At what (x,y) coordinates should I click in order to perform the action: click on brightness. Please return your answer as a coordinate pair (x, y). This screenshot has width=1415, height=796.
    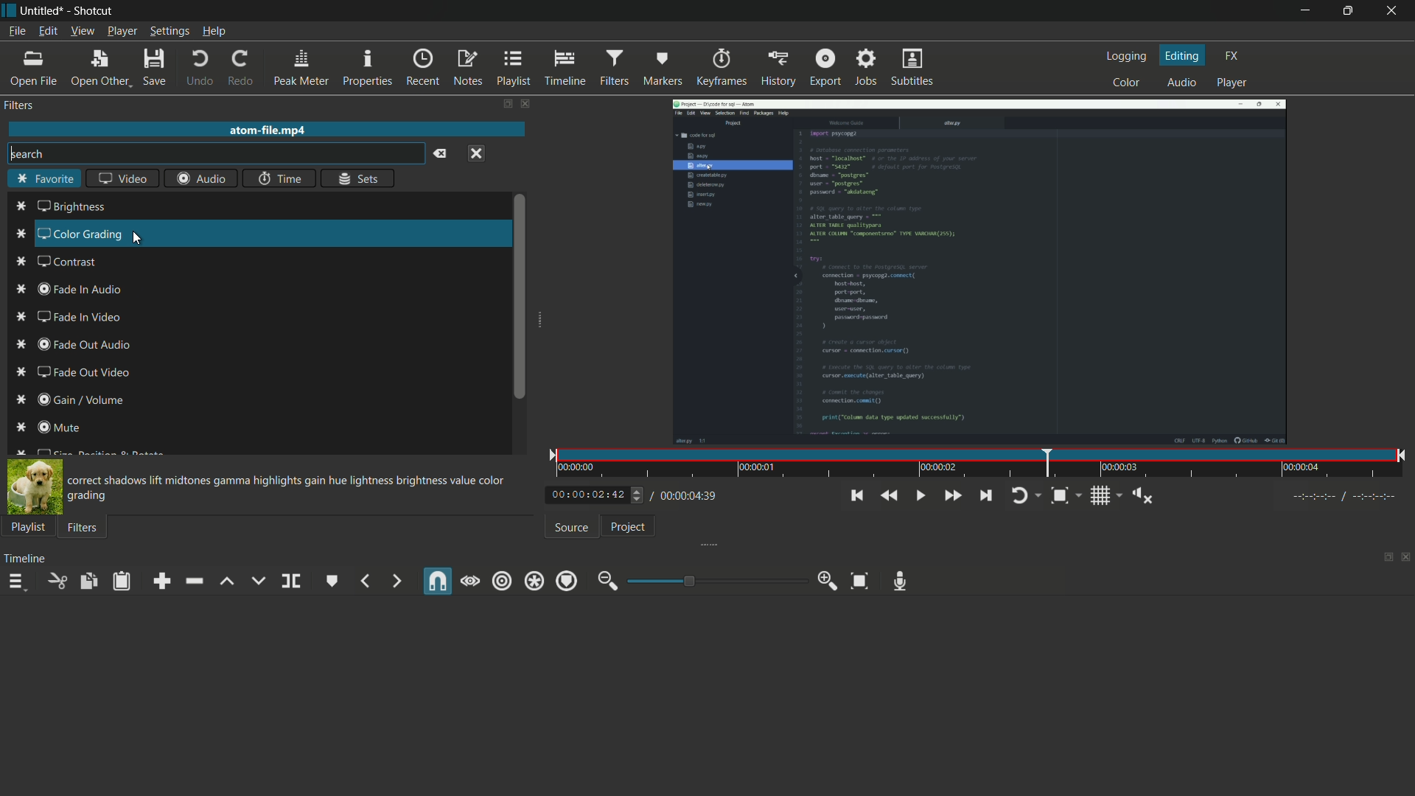
    Looking at the image, I should click on (73, 208).